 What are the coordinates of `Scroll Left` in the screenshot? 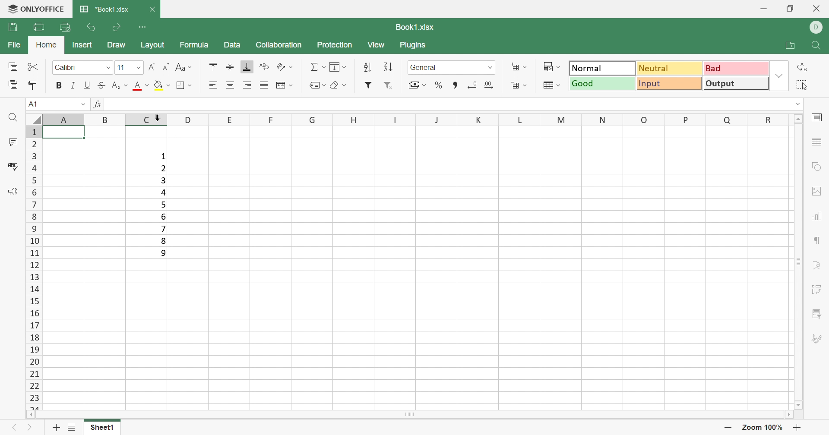 It's located at (30, 415).